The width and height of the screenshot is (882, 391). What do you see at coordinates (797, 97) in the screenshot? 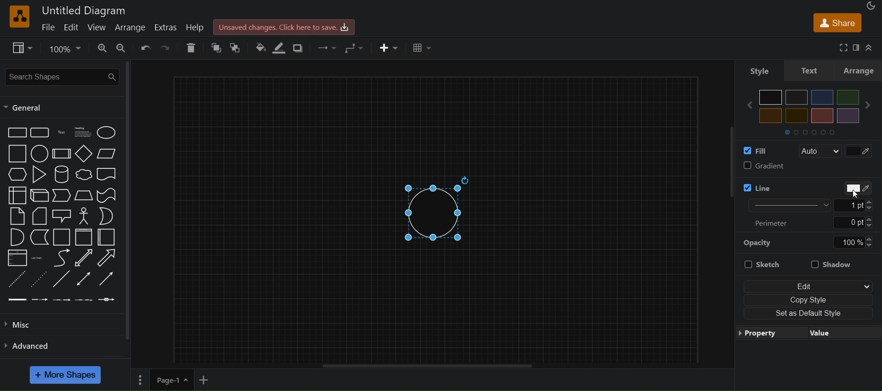
I see `grey color` at bounding box center [797, 97].